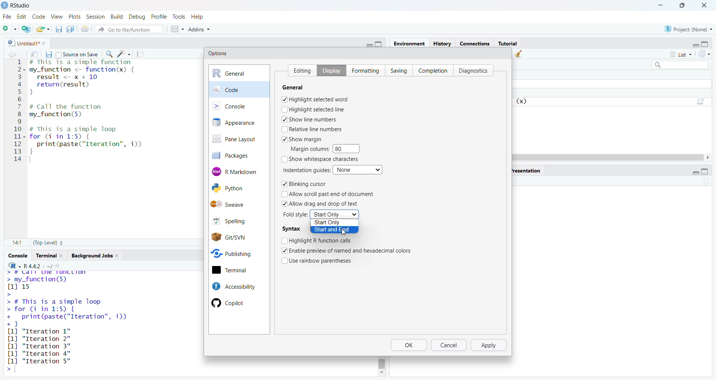 Image resolution: width=716 pixels, height=380 pixels. What do you see at coordinates (520, 54) in the screenshot?
I see `clear objects from the workspace` at bounding box center [520, 54].